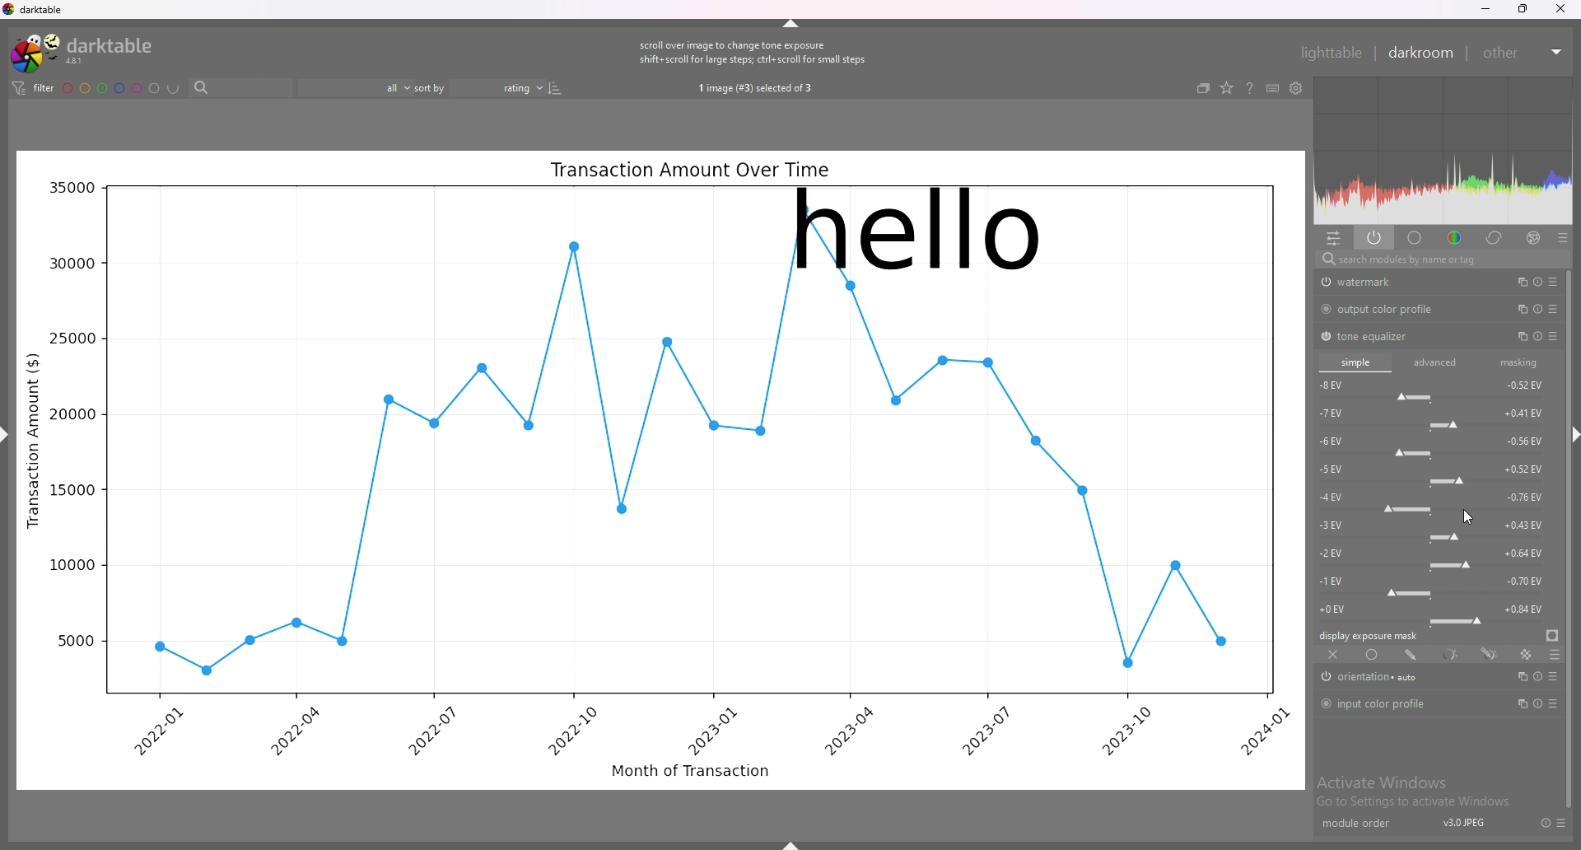  Describe the element at coordinates (849, 730) in the screenshot. I see `2023-04` at that location.